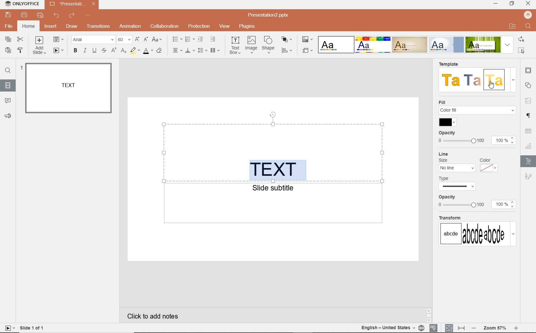 The width and height of the screenshot is (536, 333). I want to click on IMAGE SETTINGS, so click(529, 100).